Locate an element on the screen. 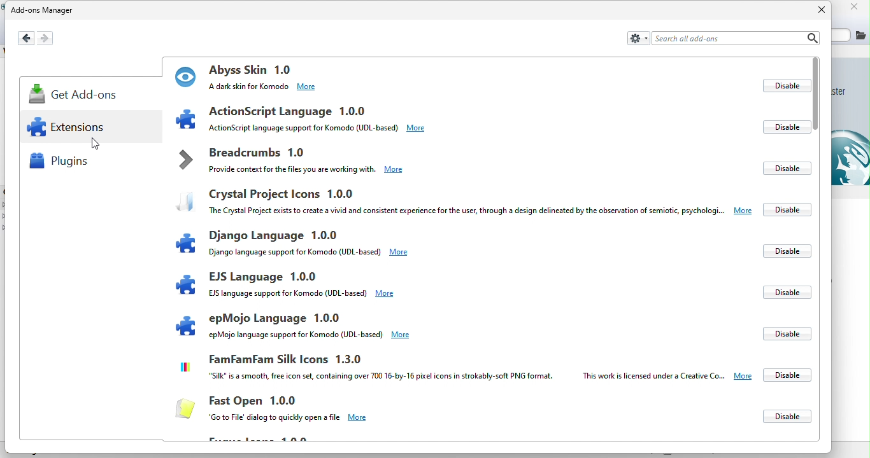 The width and height of the screenshot is (870, 458). disable is located at coordinates (785, 417).